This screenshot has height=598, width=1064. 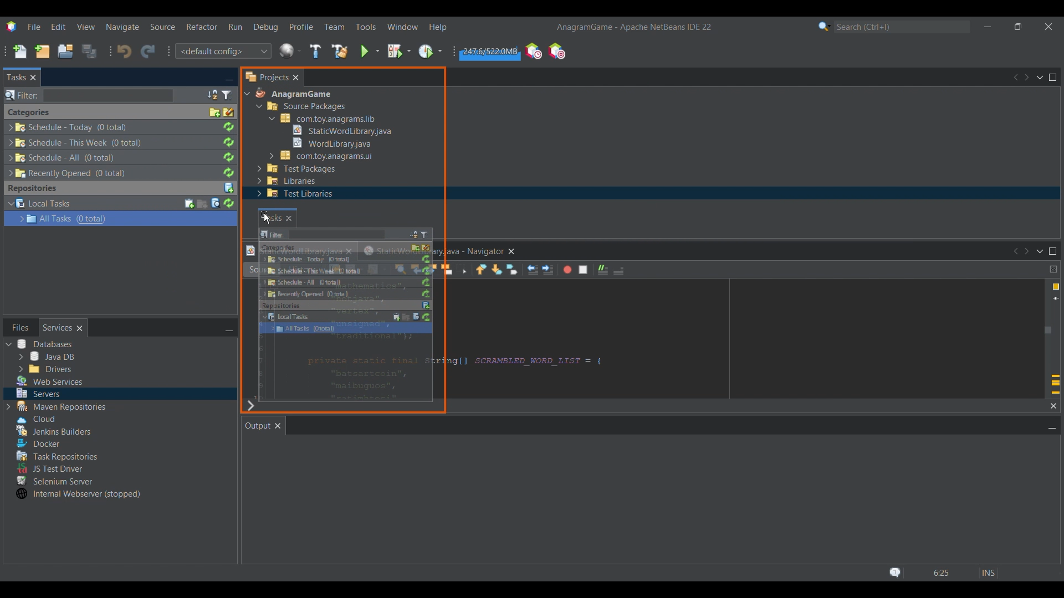 I want to click on , so click(x=322, y=118).